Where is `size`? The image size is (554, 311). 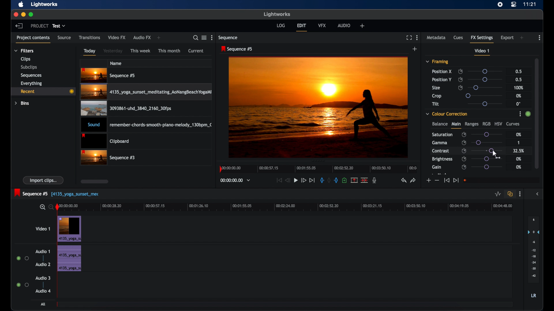 size is located at coordinates (437, 88).